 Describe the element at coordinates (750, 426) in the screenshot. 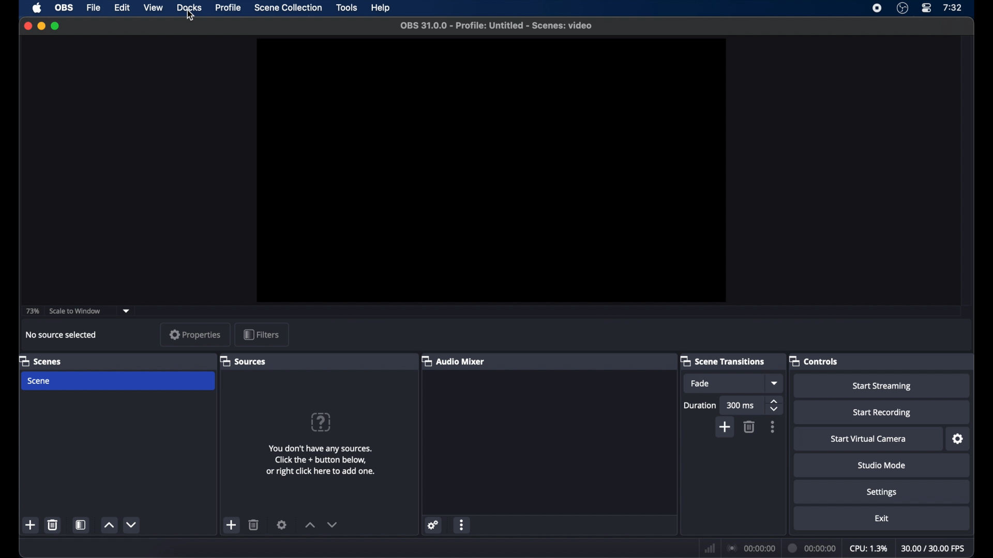

I see `delete` at that location.